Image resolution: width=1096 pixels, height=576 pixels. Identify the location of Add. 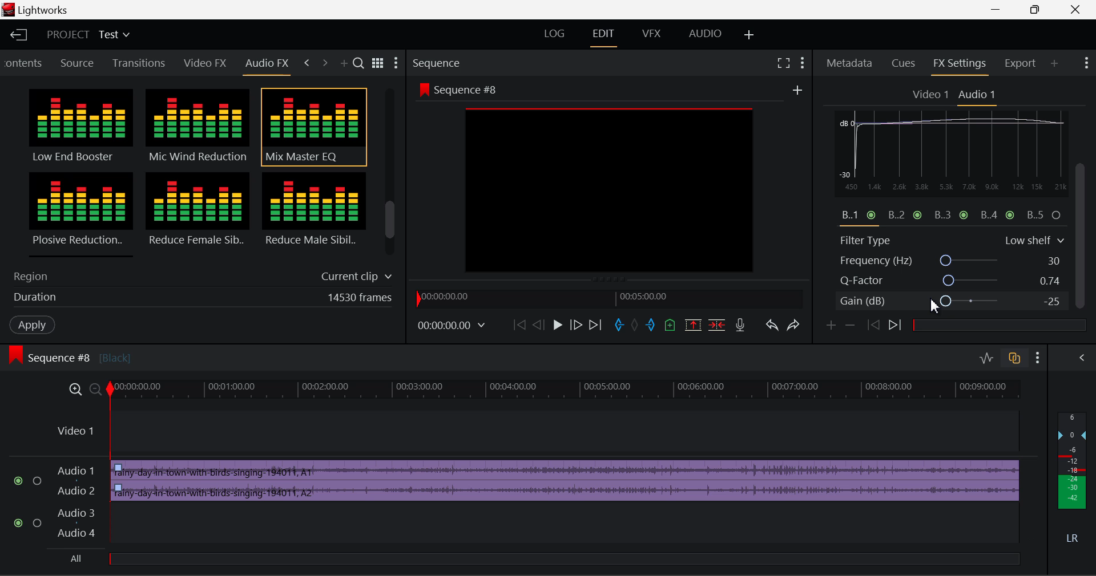
(797, 91).